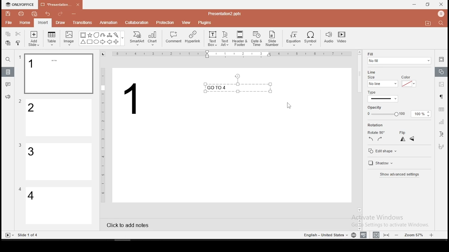 This screenshot has height=252, width=449. Describe the element at coordinates (353, 235) in the screenshot. I see `language` at that location.